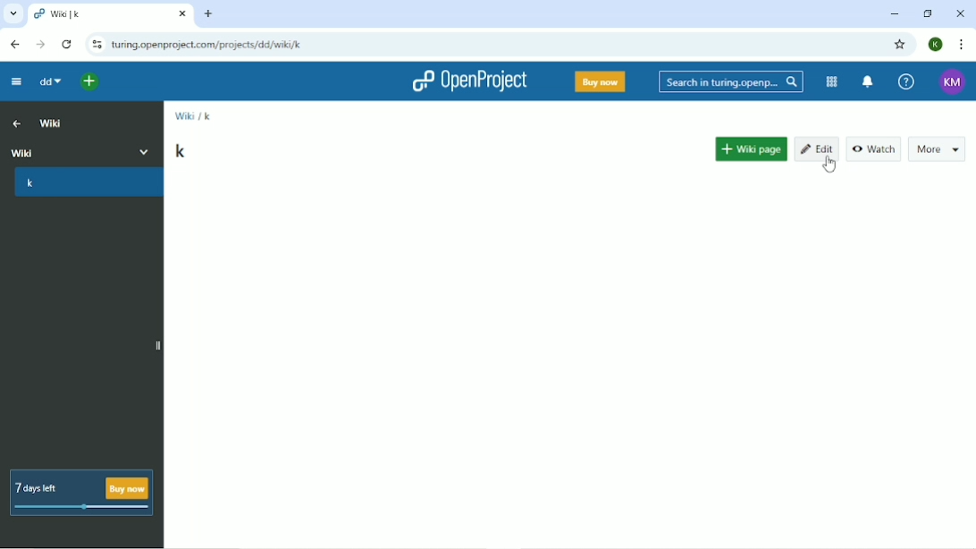  What do you see at coordinates (66, 45) in the screenshot?
I see `Reload this page` at bounding box center [66, 45].